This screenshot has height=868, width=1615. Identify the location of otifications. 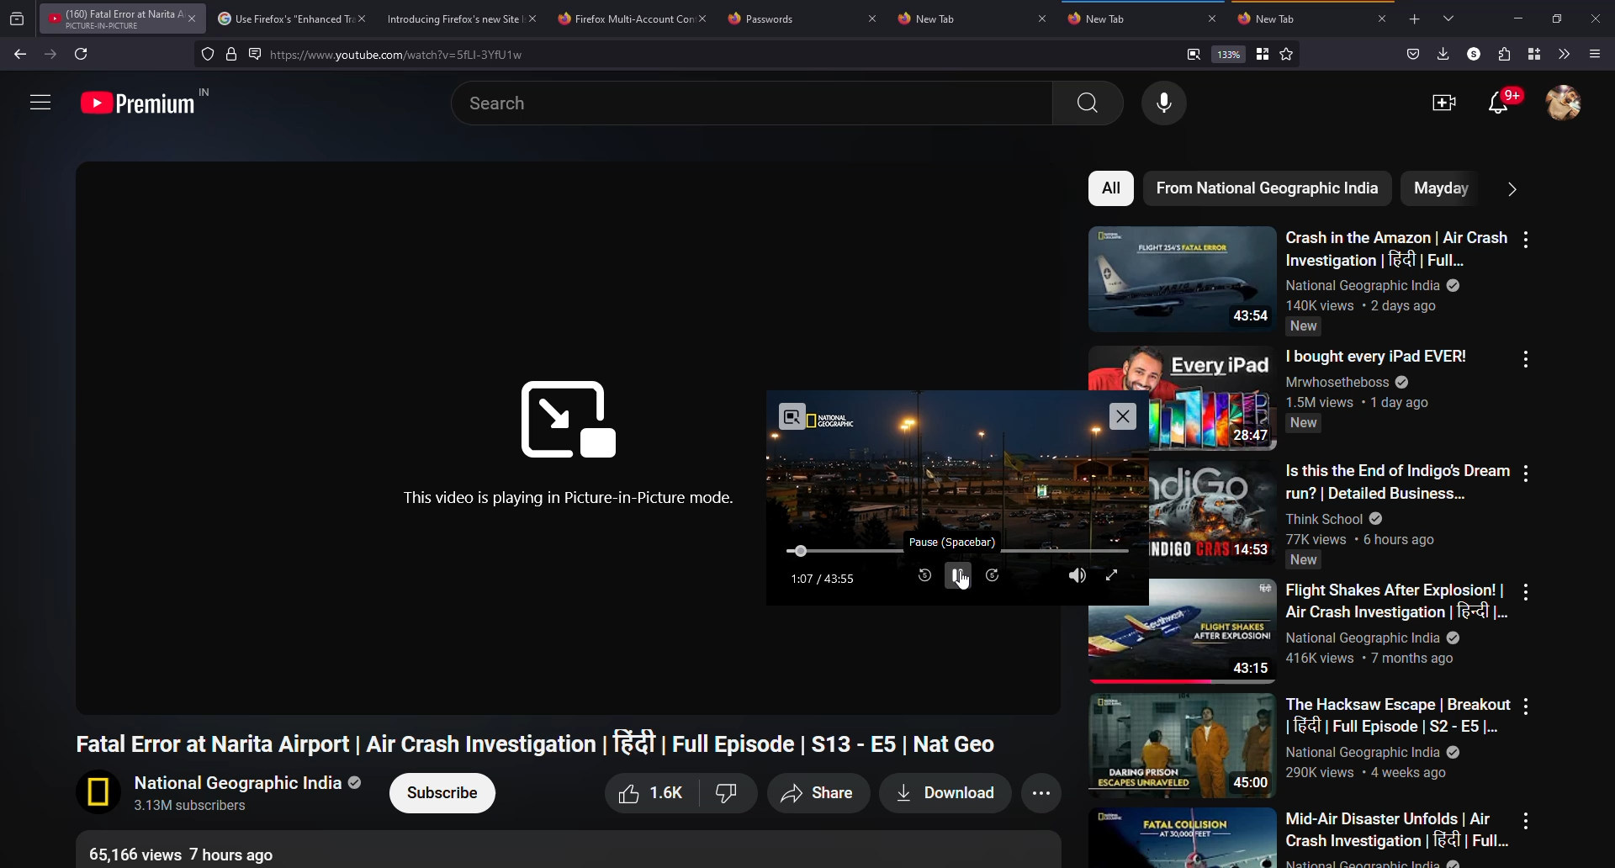
(1505, 103).